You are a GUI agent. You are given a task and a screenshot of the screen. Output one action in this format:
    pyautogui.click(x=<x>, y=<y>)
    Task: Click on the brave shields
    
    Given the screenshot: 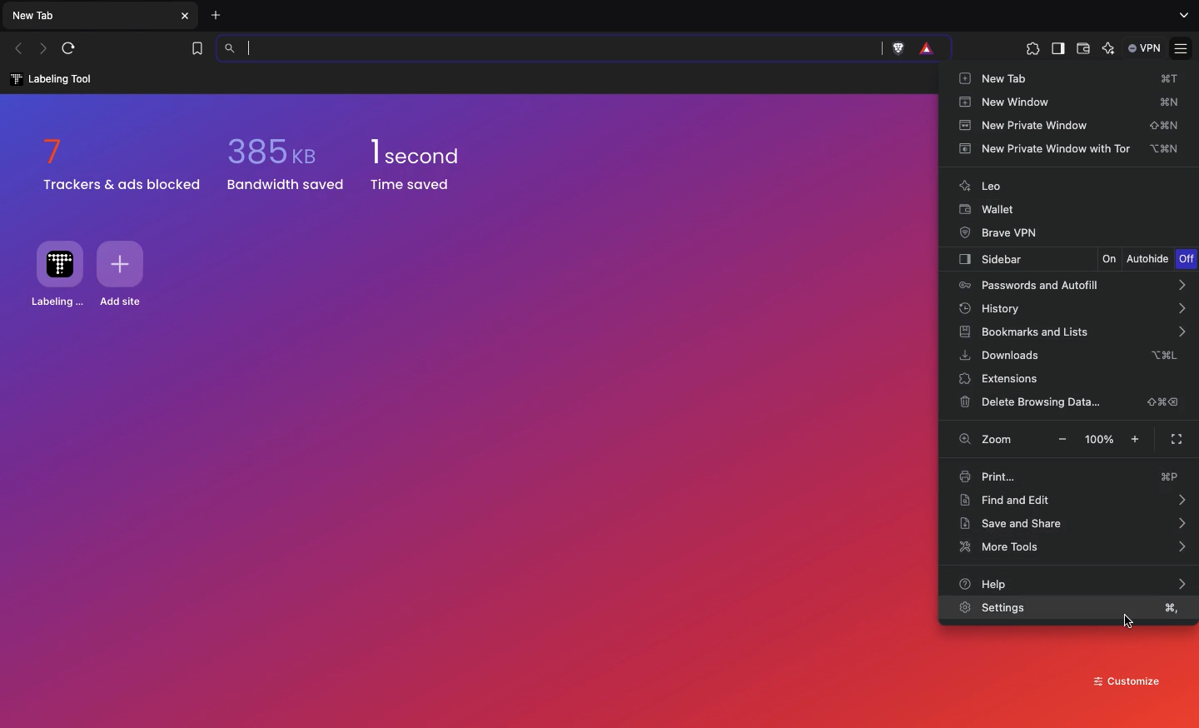 What is the action you would take?
    pyautogui.click(x=895, y=47)
    